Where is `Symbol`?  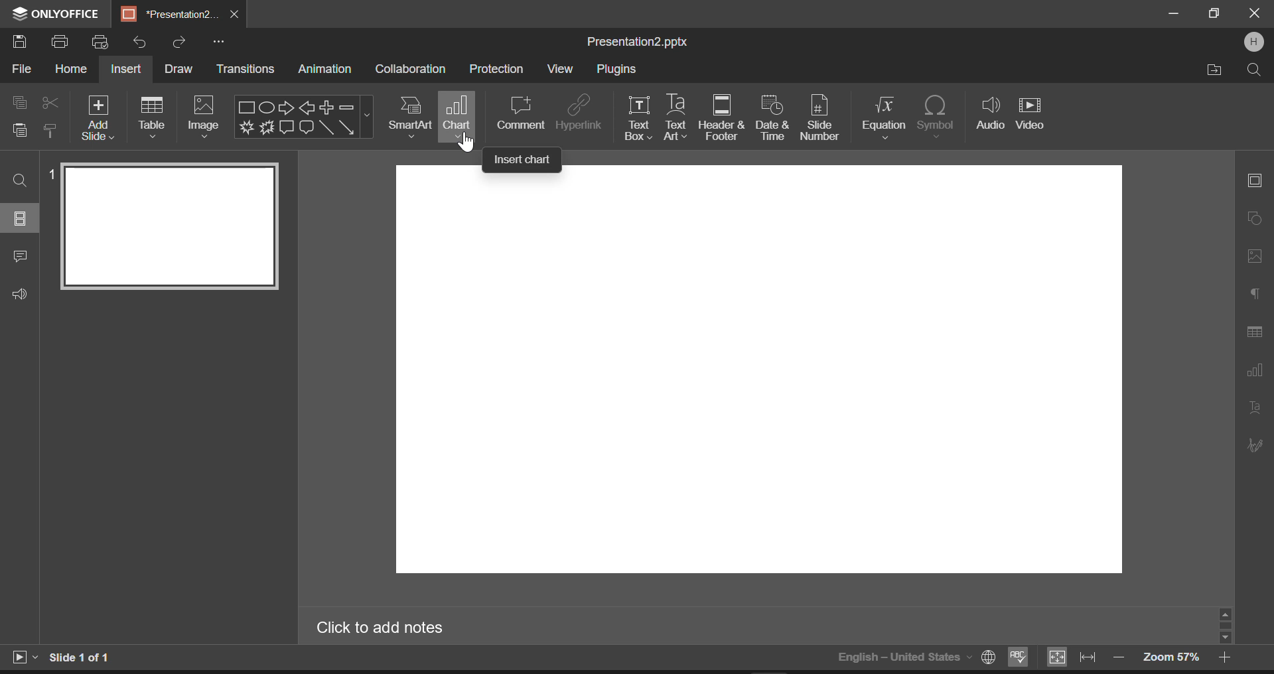 Symbol is located at coordinates (936, 117).